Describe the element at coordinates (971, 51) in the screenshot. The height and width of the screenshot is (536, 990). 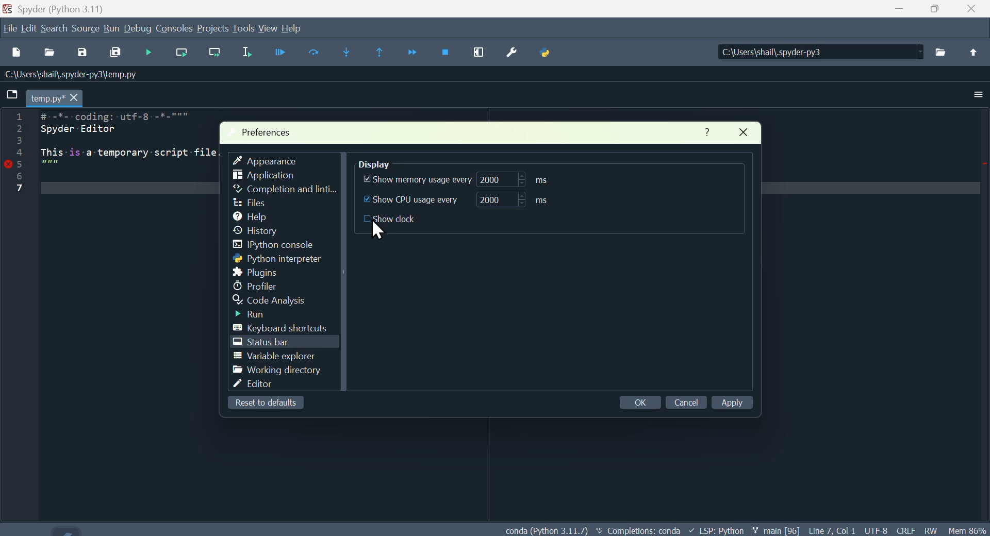
I see `upload` at that location.